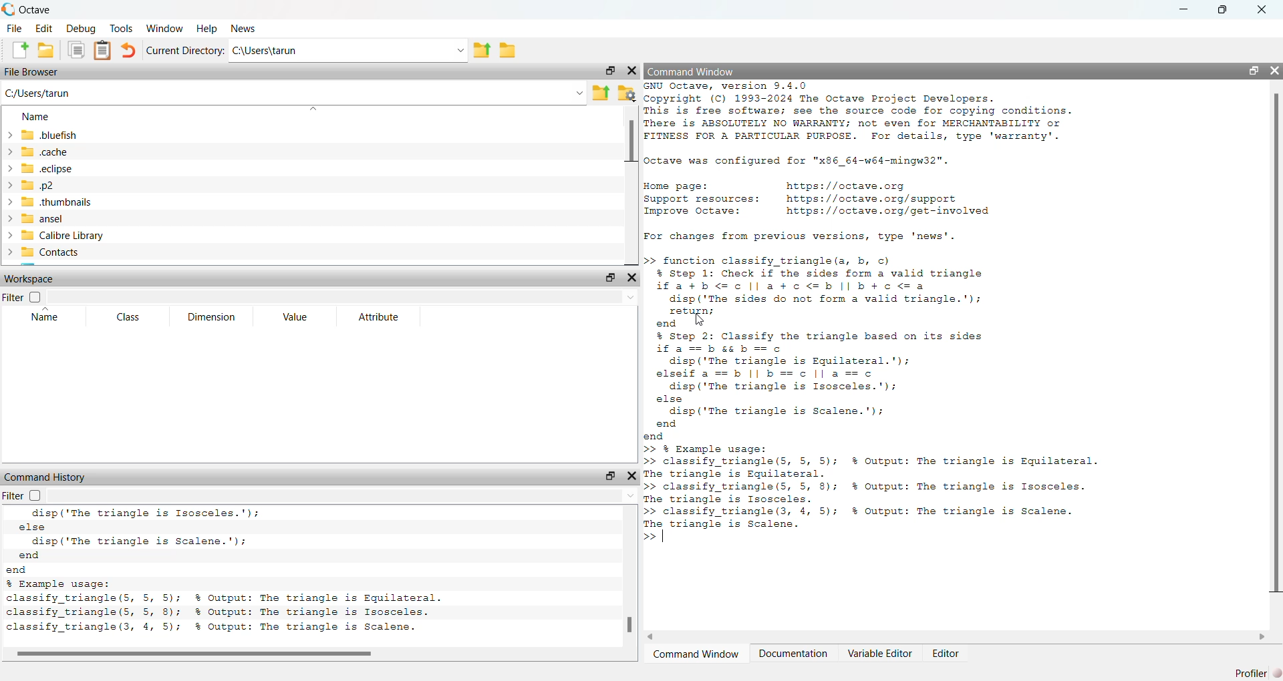  What do you see at coordinates (227, 630) in the screenshot?
I see `octave version and date` at bounding box center [227, 630].